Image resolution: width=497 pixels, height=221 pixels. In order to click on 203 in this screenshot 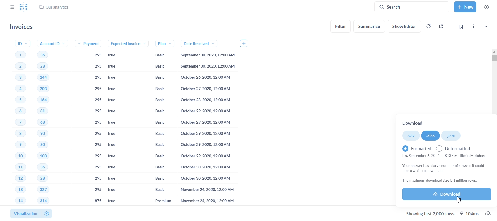, I will do `click(46, 89)`.